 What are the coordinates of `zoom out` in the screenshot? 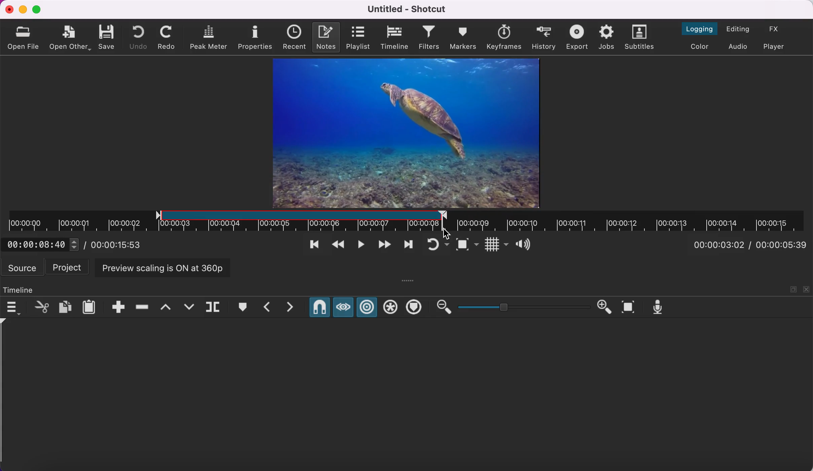 It's located at (443, 307).